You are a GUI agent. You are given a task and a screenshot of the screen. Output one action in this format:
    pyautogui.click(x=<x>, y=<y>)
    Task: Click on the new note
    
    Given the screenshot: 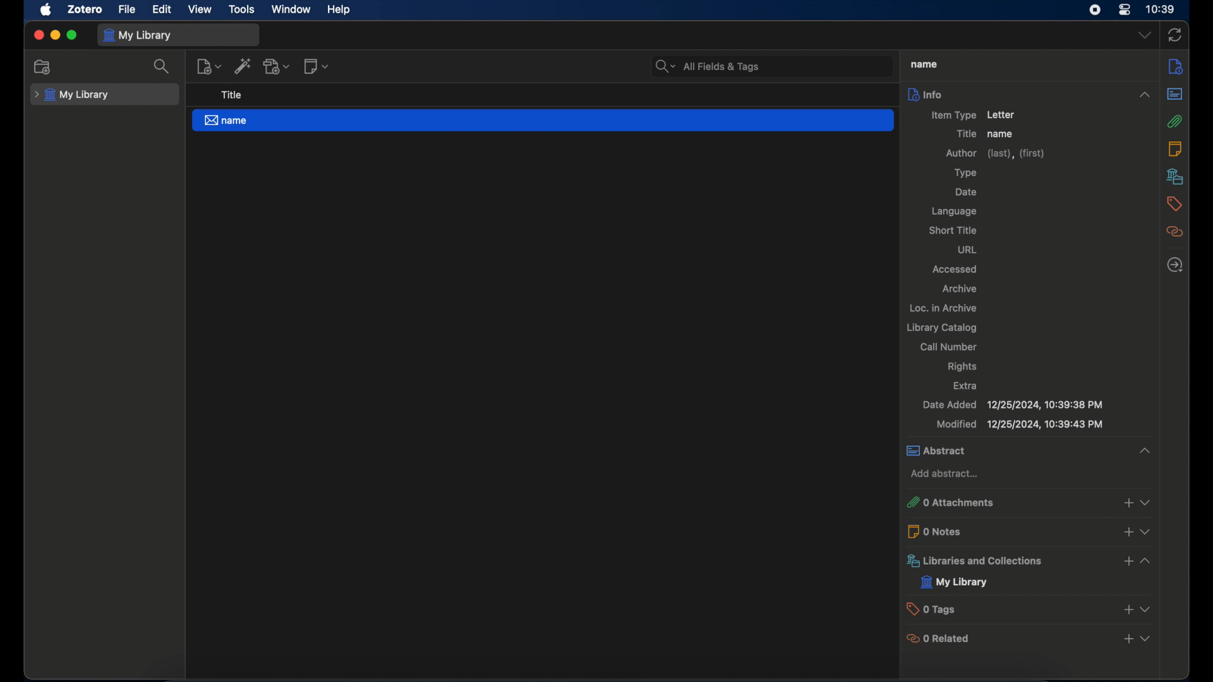 What is the action you would take?
    pyautogui.click(x=315, y=67)
    